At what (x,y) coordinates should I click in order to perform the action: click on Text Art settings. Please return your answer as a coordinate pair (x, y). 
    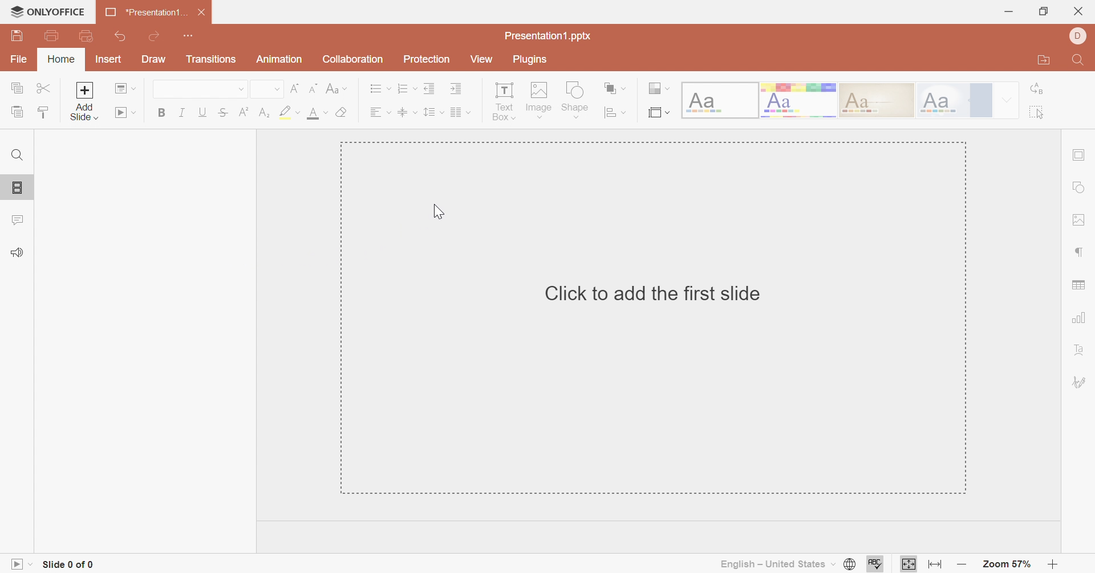
    Looking at the image, I should click on (1081, 346).